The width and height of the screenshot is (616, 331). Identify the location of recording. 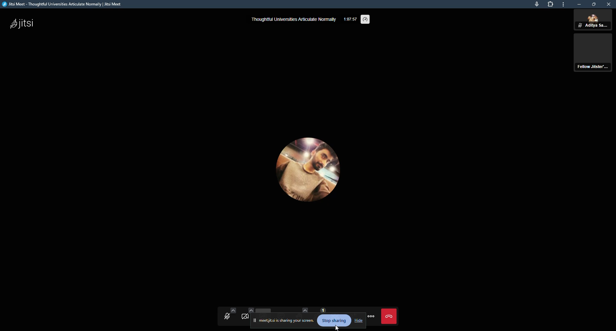
(594, 55).